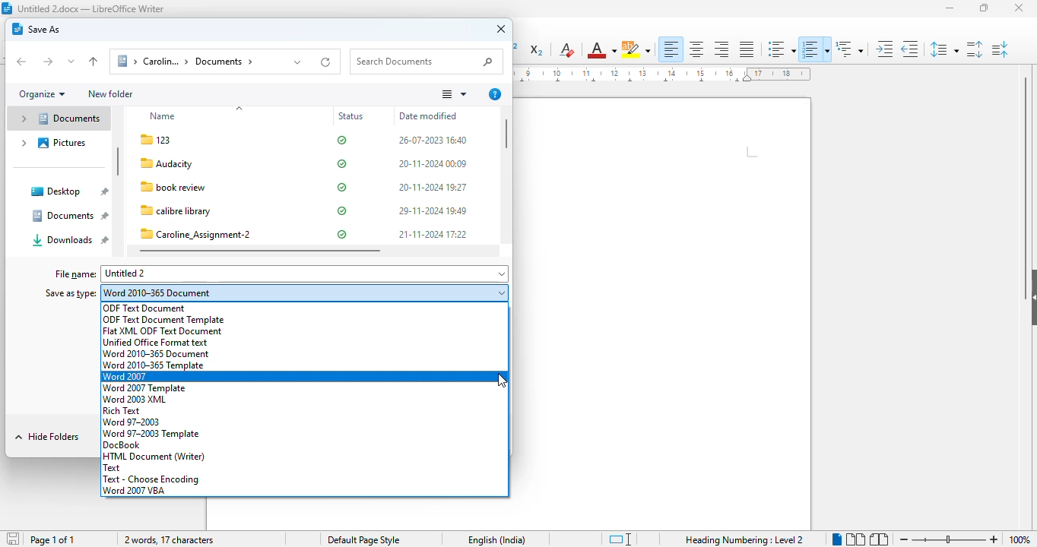 The image size is (1037, 547). I want to click on HTML document (writer), so click(156, 457).